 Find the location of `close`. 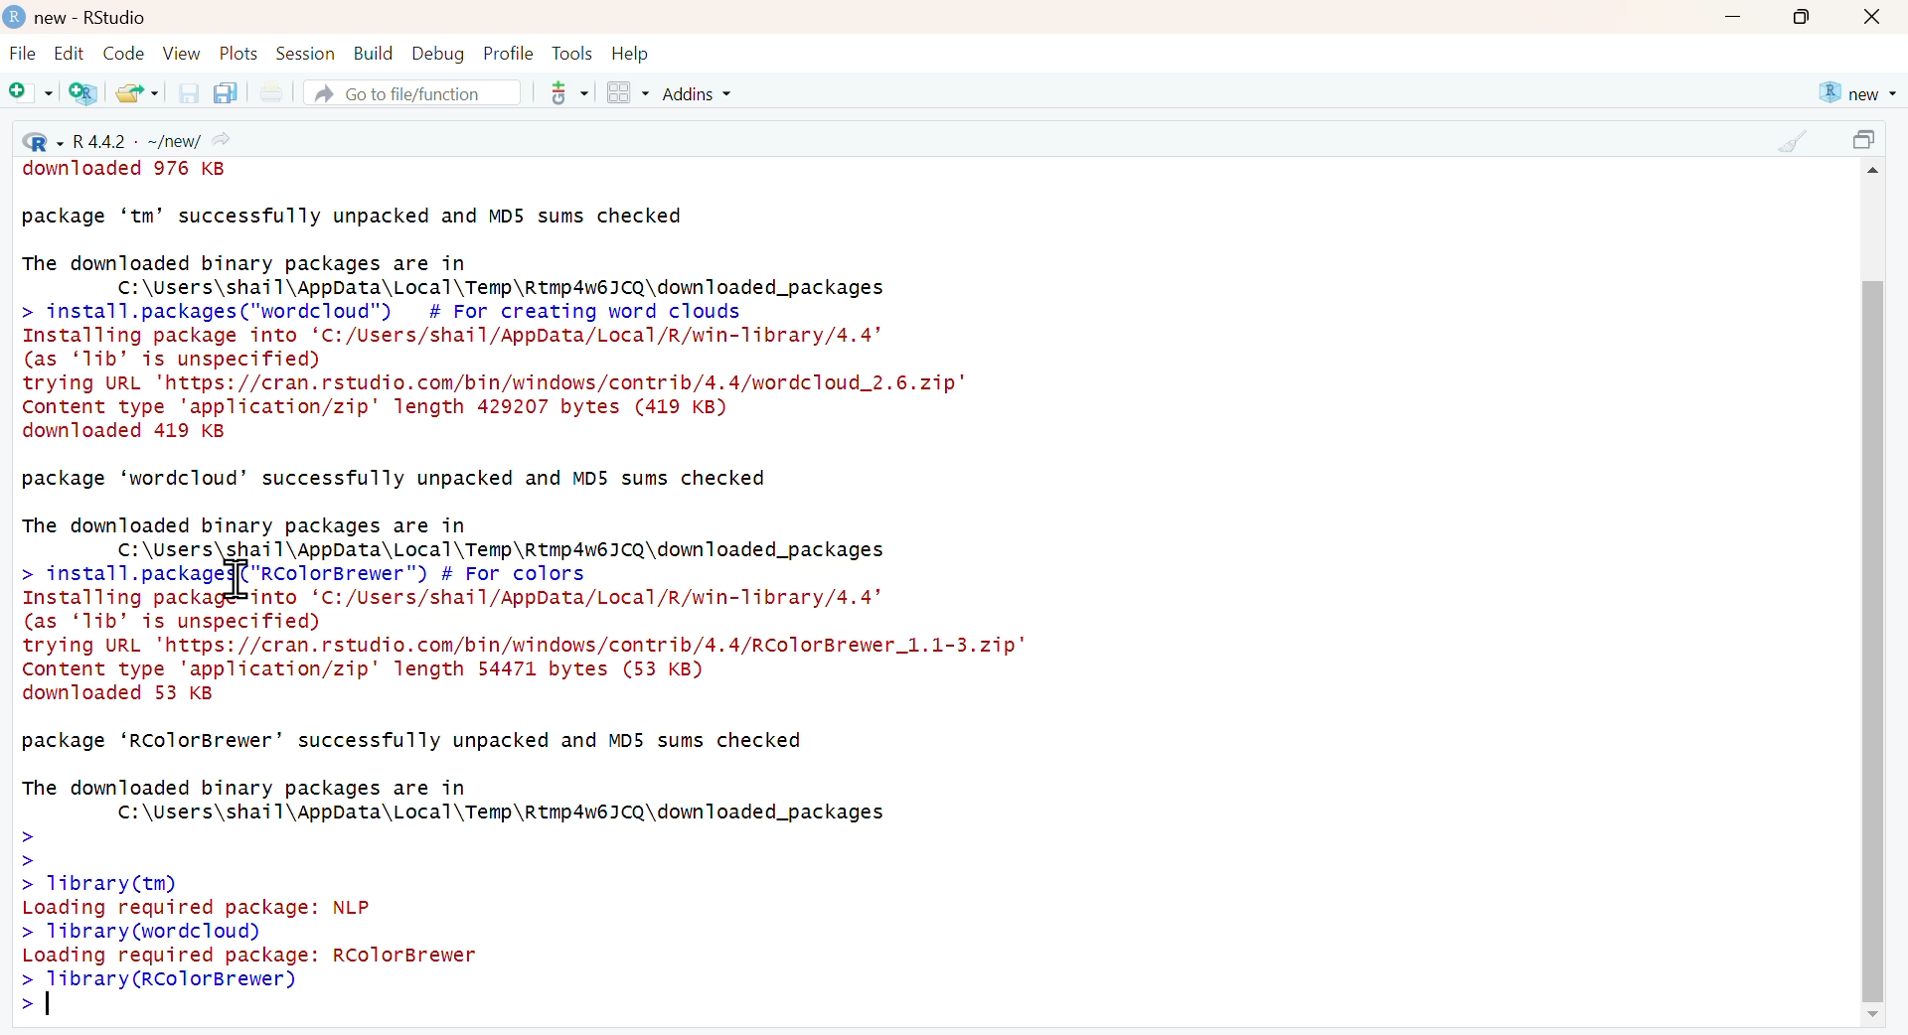

close is located at coordinates (1872, 18).